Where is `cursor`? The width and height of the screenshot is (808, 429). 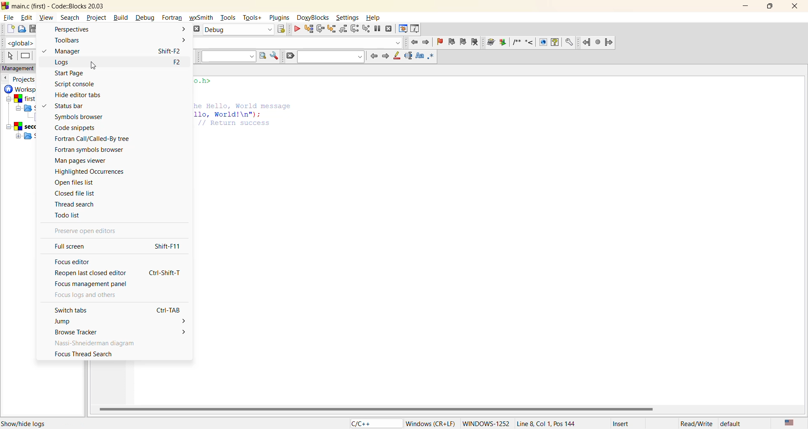 cursor is located at coordinates (94, 66).